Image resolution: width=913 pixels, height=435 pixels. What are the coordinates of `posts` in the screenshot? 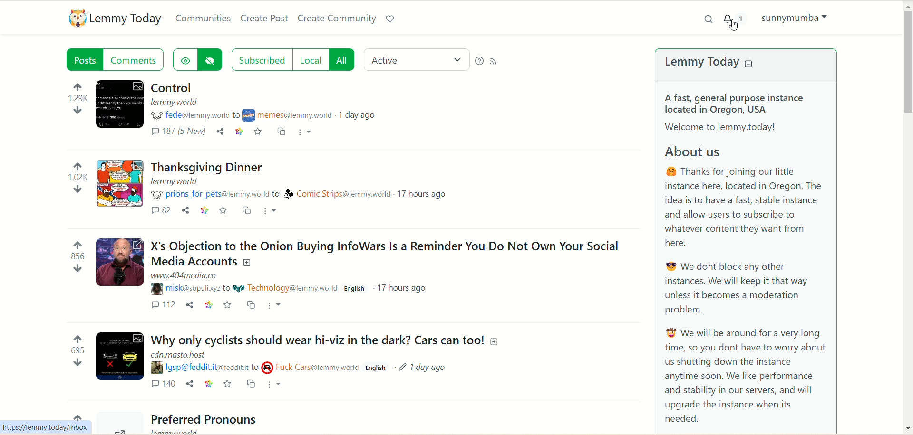 It's located at (85, 60).